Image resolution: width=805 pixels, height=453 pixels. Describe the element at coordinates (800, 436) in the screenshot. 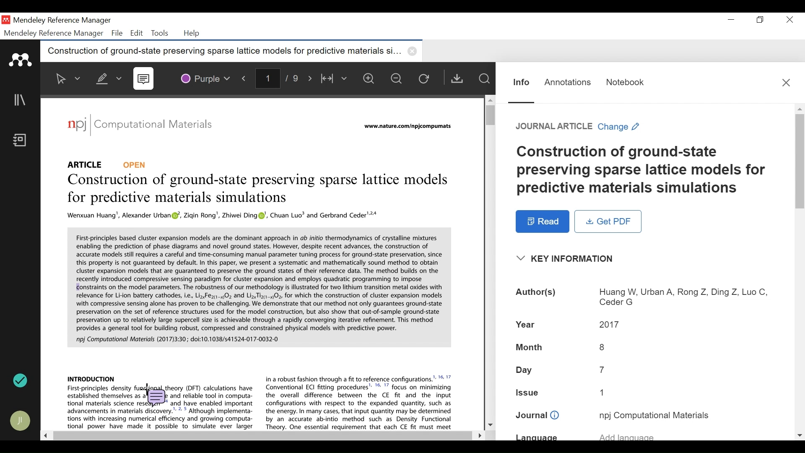

I see `Scroll down` at that location.